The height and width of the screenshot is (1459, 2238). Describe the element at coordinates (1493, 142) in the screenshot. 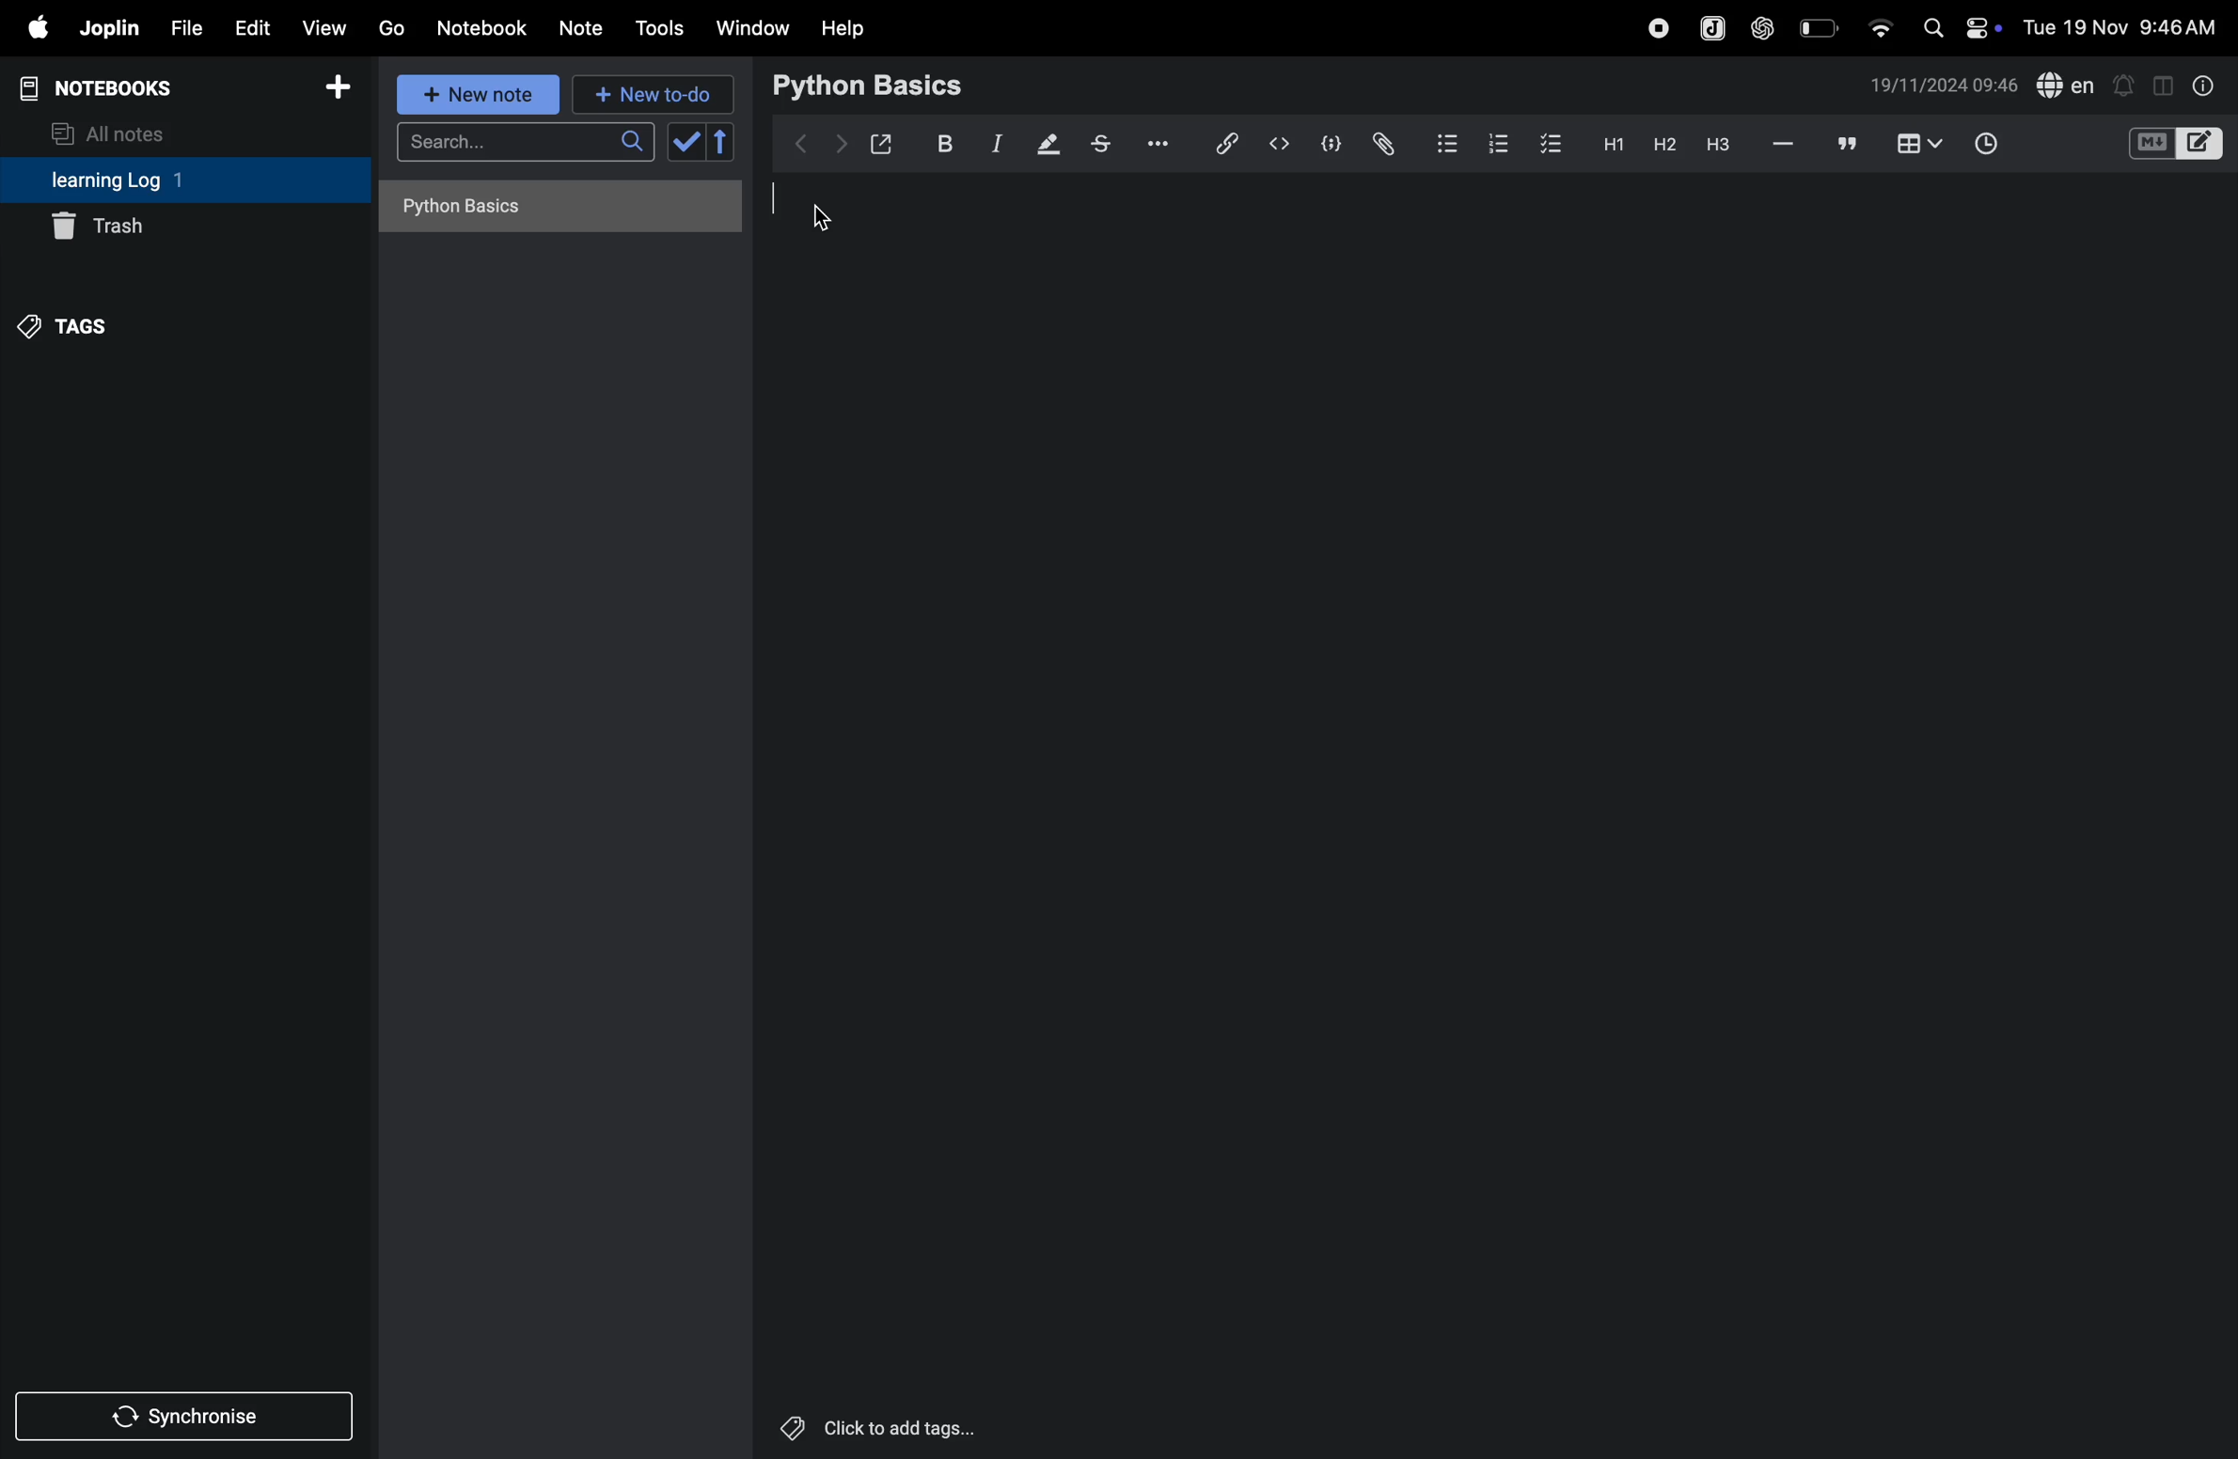

I see `numbered list` at that location.